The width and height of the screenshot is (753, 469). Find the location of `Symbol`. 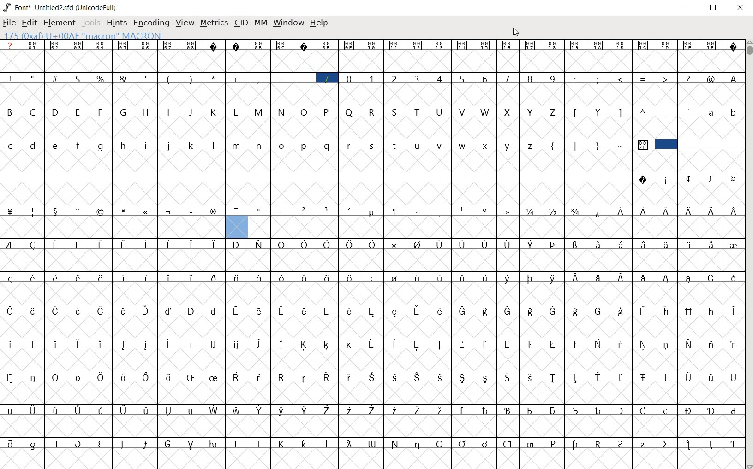

Symbol is located at coordinates (553, 211).